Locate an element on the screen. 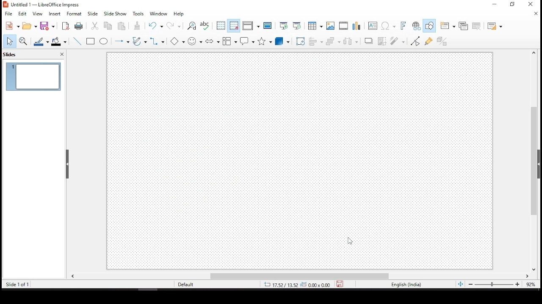 This screenshot has height=304, width=542. line is located at coordinates (77, 41).